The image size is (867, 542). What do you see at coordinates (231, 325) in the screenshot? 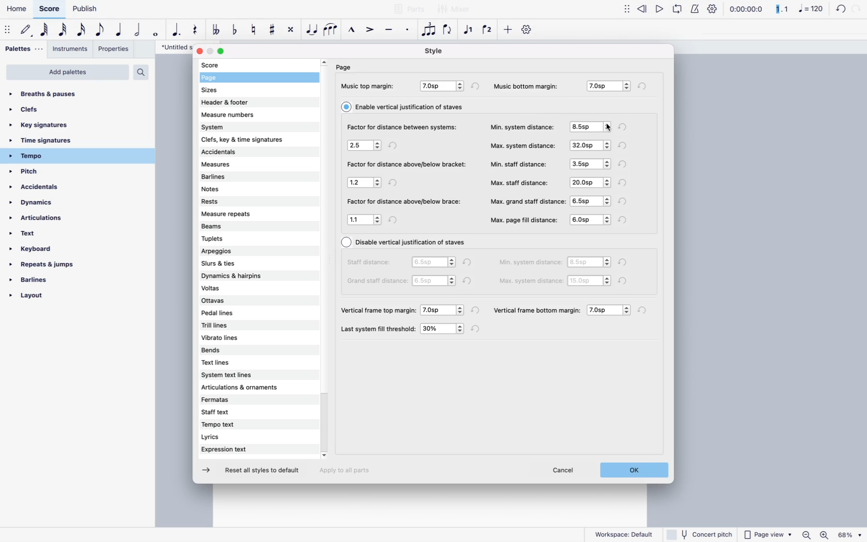
I see `trill lines` at bounding box center [231, 325].